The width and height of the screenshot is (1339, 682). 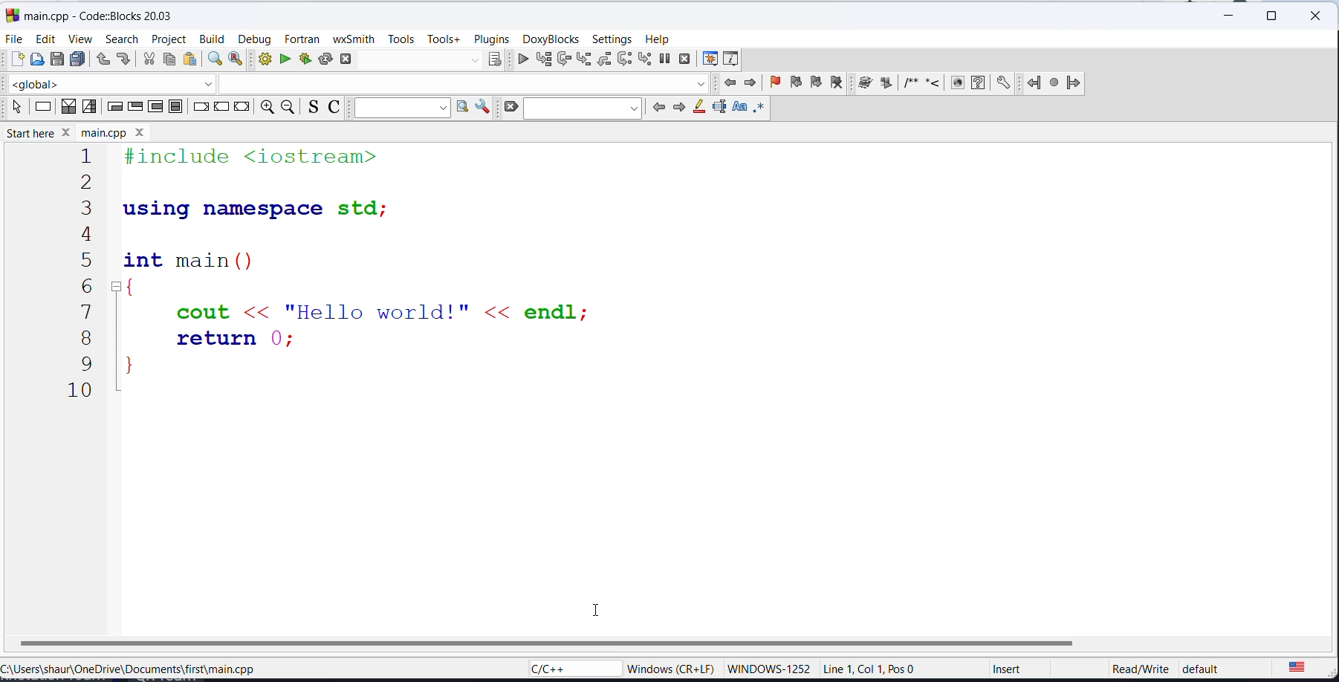 I want to click on icon, so click(x=931, y=85).